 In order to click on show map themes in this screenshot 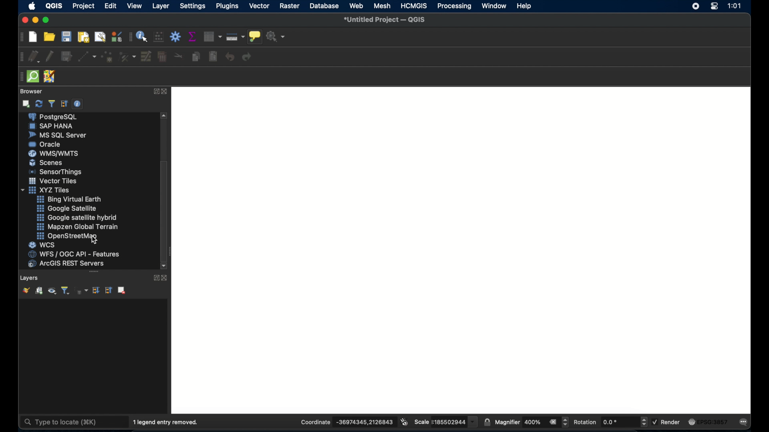, I will do `click(51, 291)`.